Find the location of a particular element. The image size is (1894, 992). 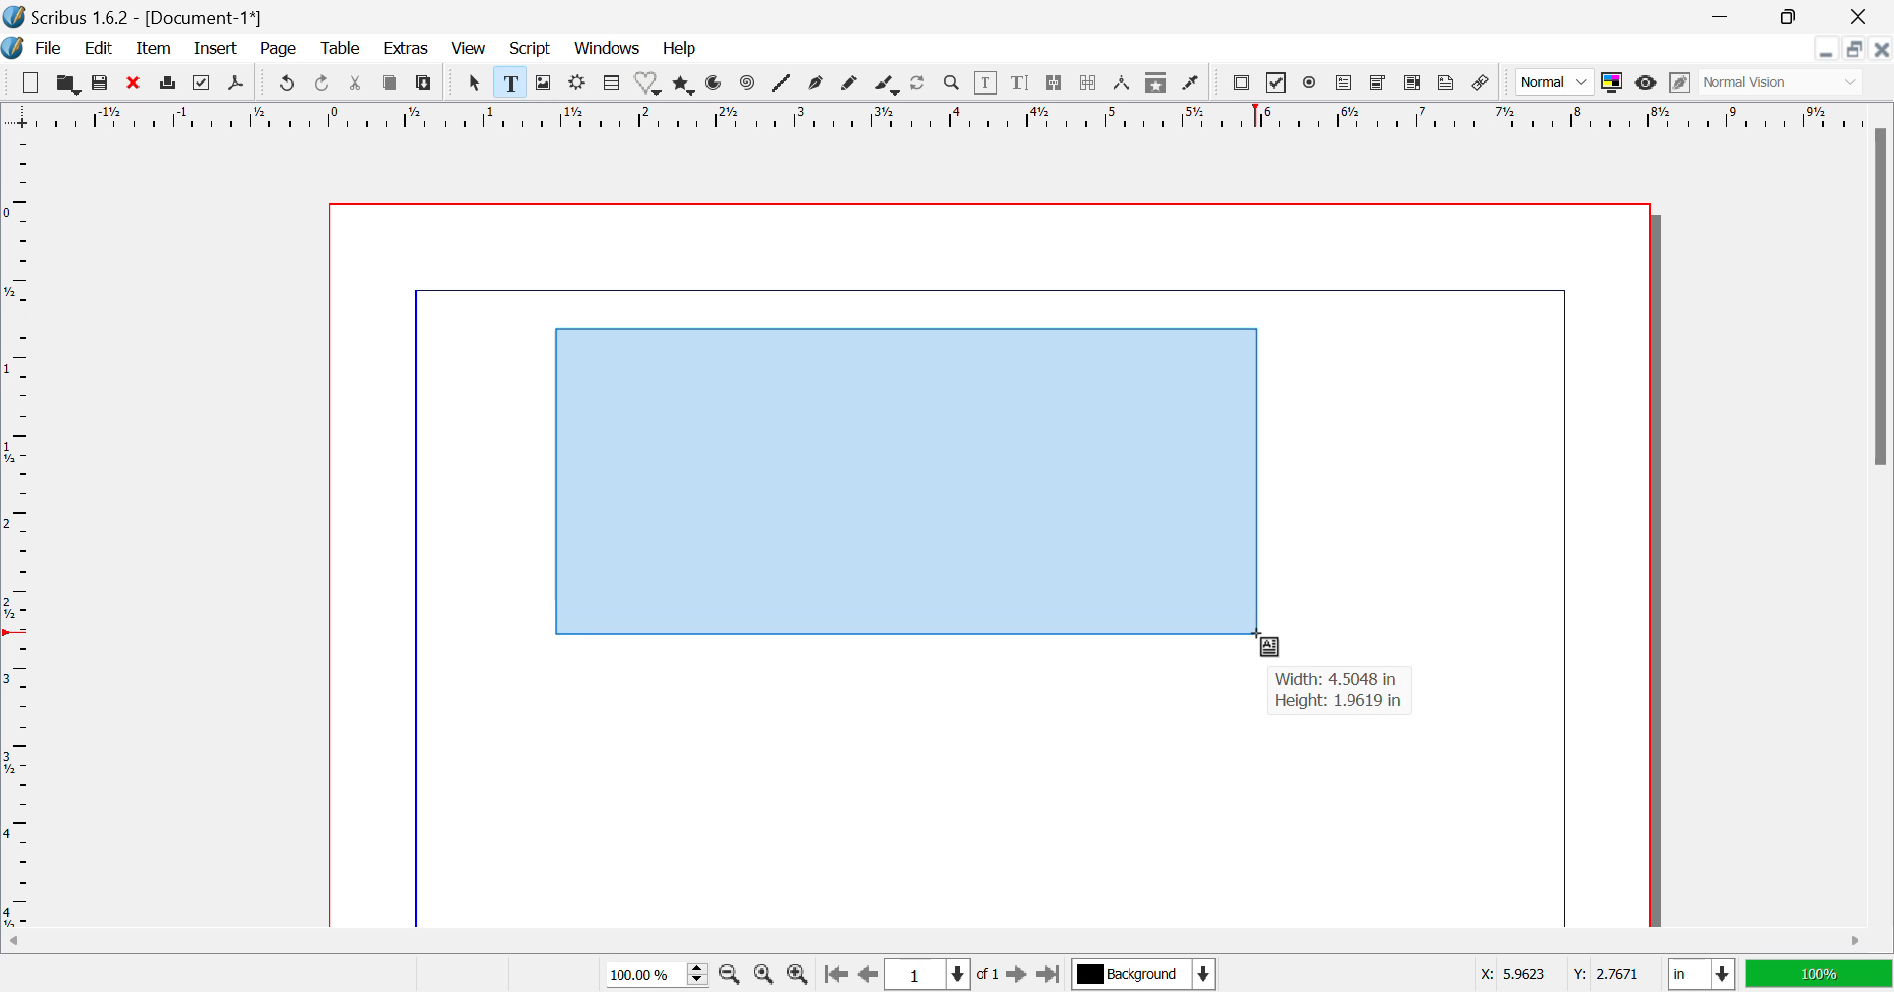

Extras is located at coordinates (404, 49).